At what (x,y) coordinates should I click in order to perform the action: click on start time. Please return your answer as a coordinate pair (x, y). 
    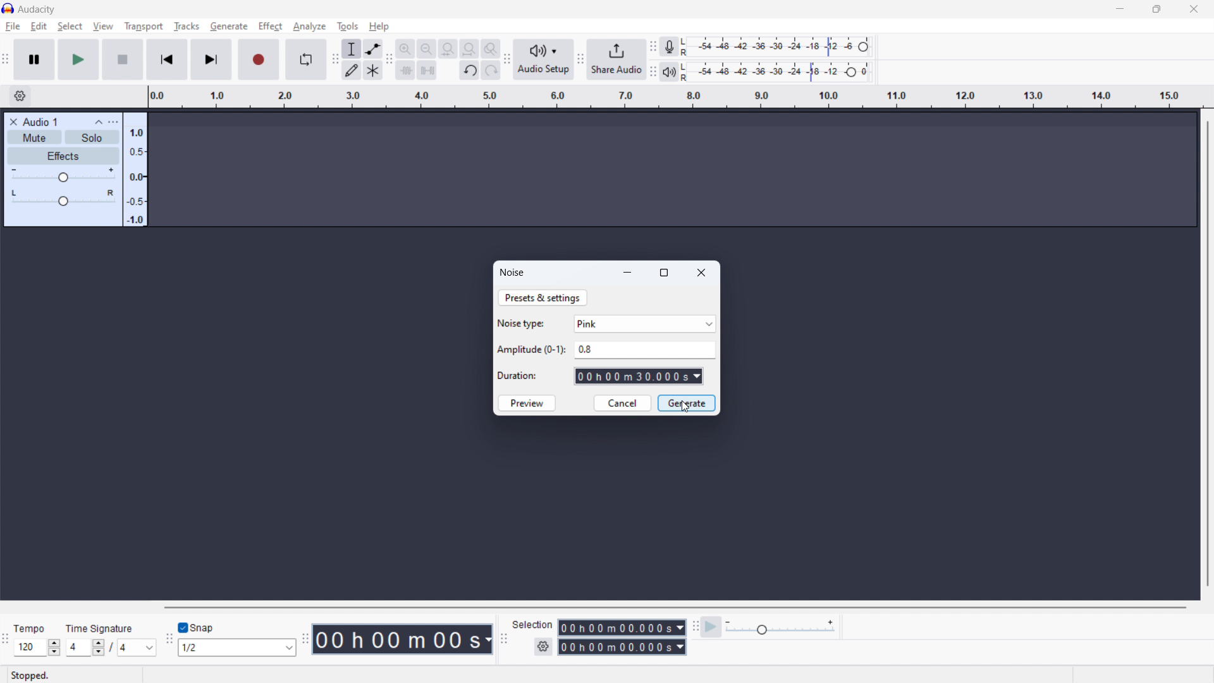
    Looking at the image, I should click on (622, 627).